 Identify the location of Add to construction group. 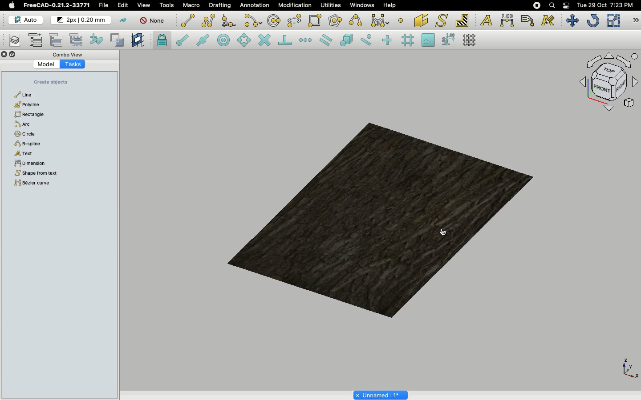
(97, 41).